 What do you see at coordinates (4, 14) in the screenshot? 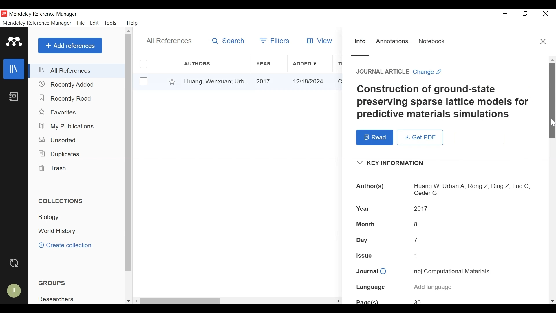
I see `Mendeley Desktop Icon` at bounding box center [4, 14].